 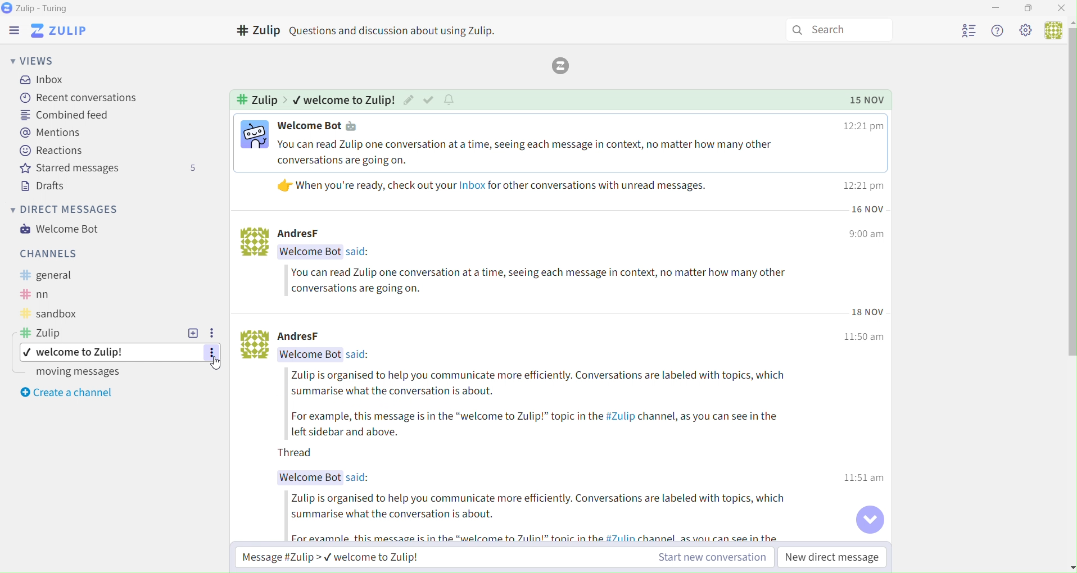 What do you see at coordinates (999, 32) in the screenshot?
I see `Help` at bounding box center [999, 32].